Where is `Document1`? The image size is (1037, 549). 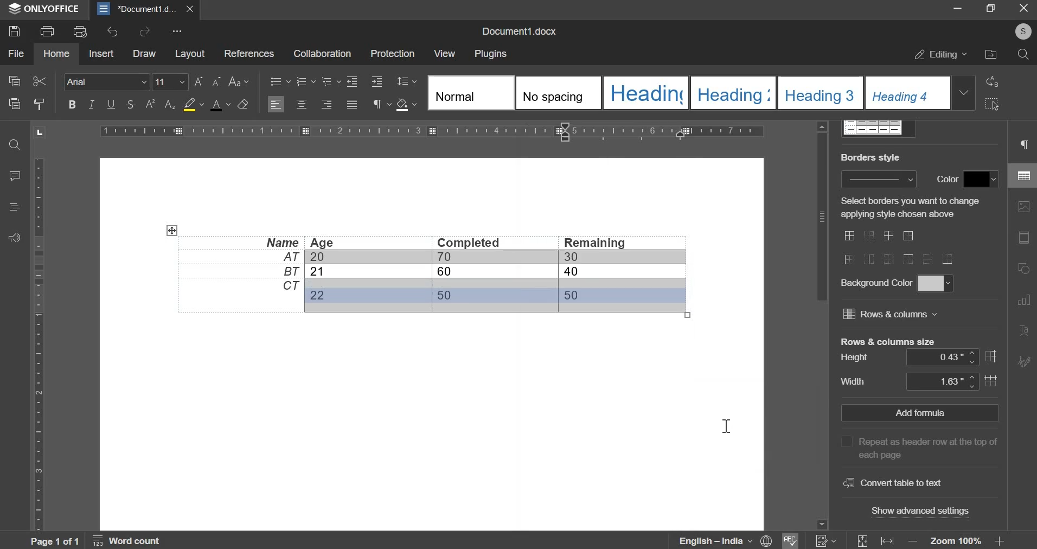 Document1 is located at coordinates (145, 10).